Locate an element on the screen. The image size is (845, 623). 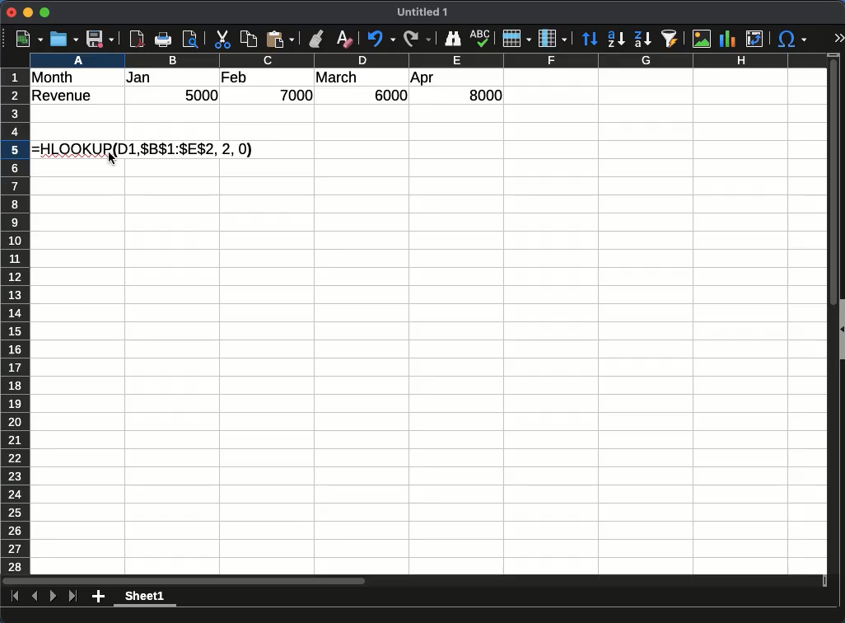
jan is located at coordinates (139, 77).